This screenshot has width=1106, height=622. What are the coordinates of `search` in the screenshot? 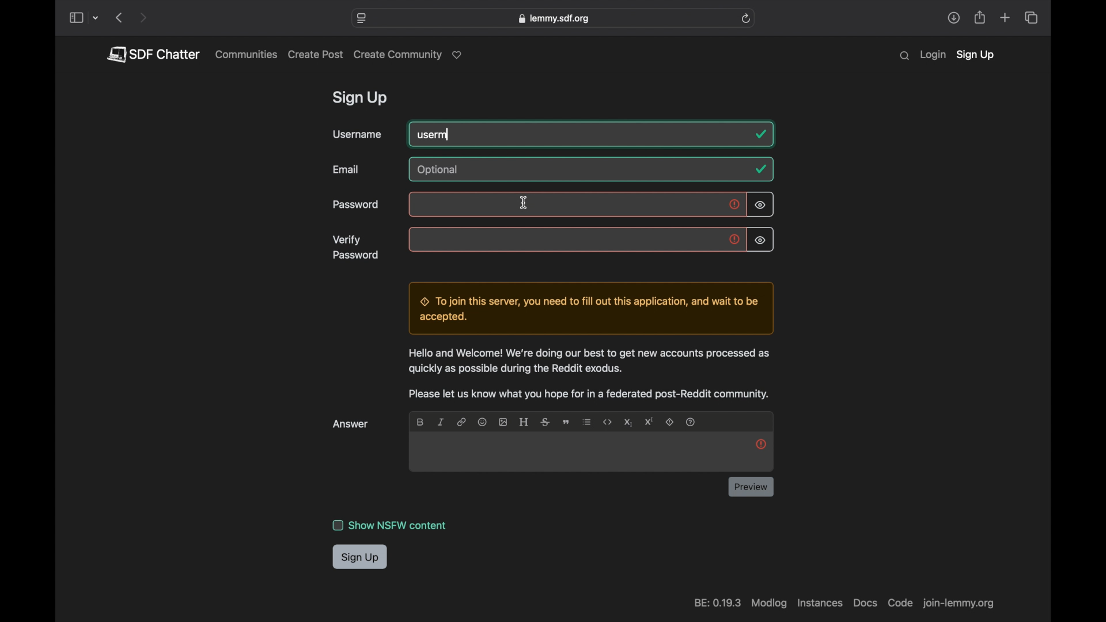 It's located at (904, 56).